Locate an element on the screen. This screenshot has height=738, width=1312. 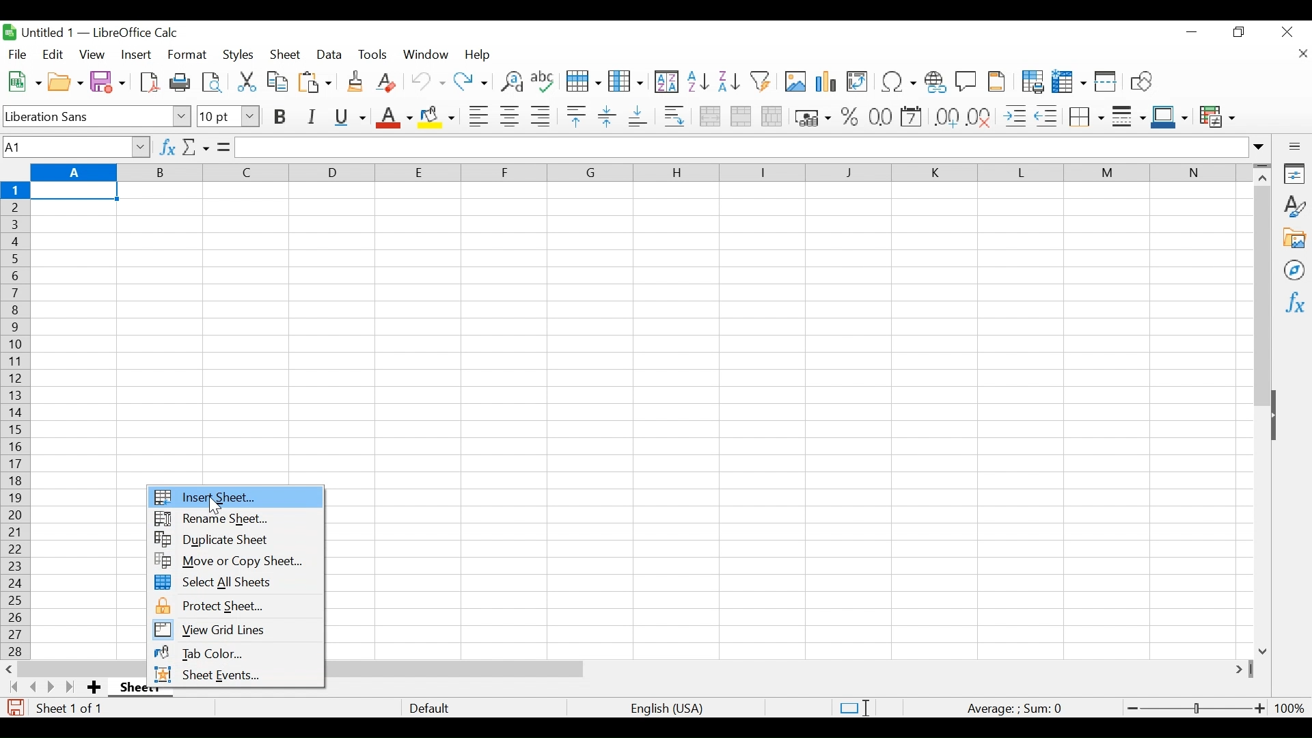
Insert Comment is located at coordinates (965, 83).